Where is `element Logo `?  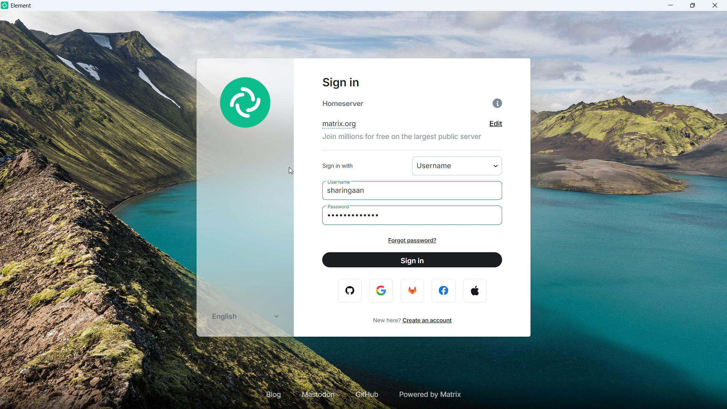 element Logo  is located at coordinates (246, 104).